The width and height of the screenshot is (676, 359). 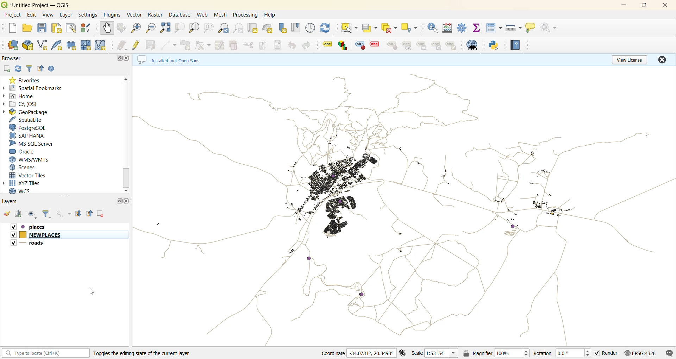 What do you see at coordinates (123, 46) in the screenshot?
I see `edits` at bounding box center [123, 46].